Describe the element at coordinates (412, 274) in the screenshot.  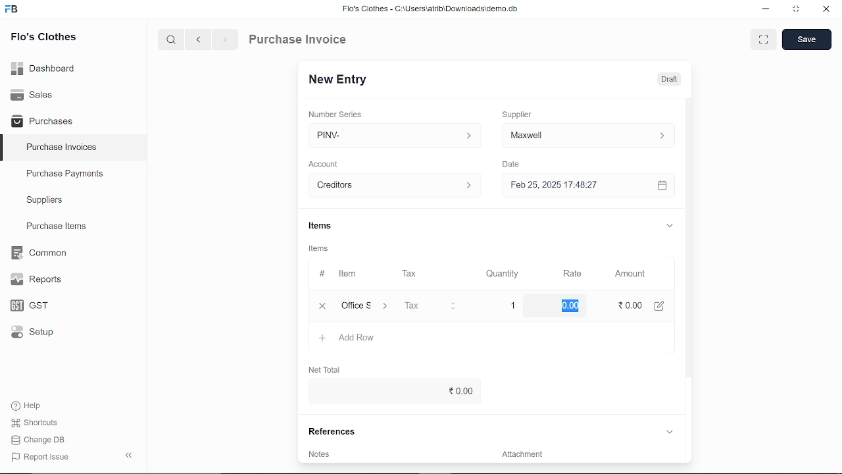
I see `Tax` at that location.